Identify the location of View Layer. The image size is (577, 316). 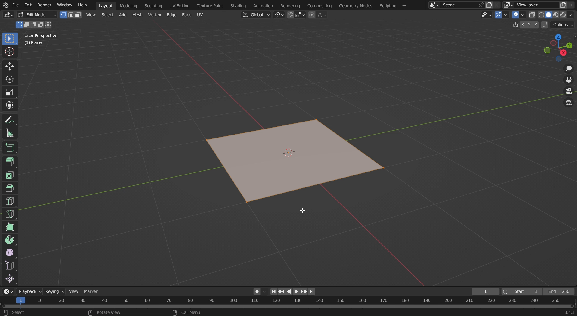
(530, 5).